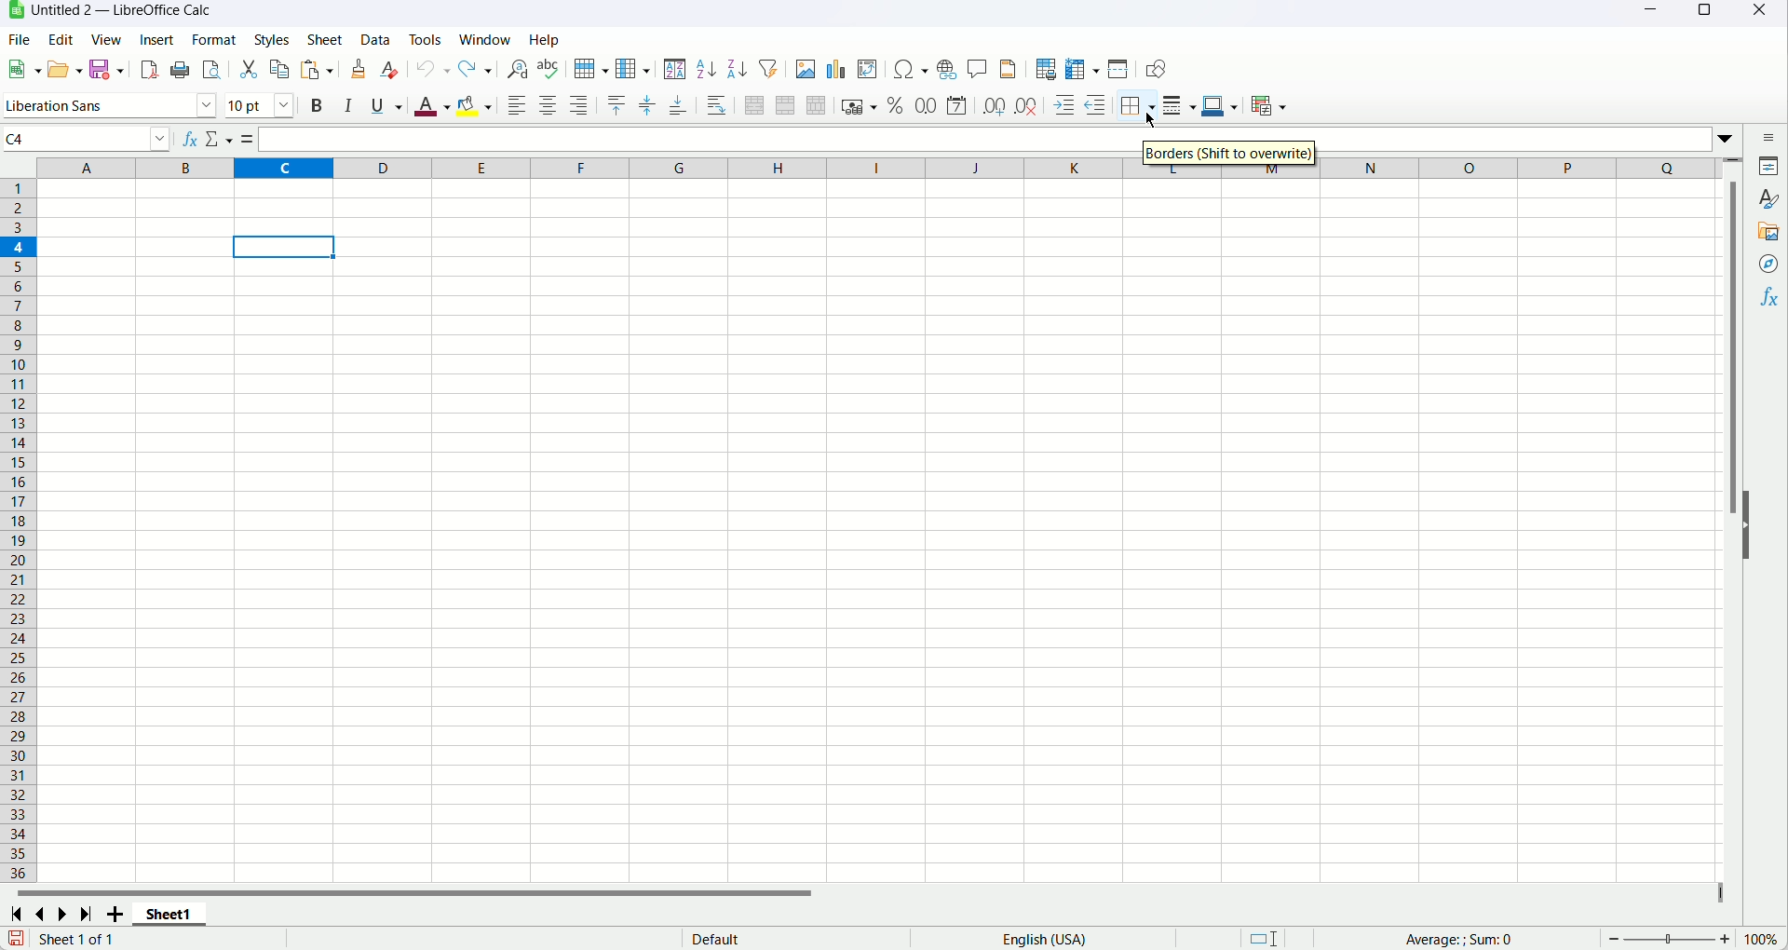  Describe the element at coordinates (105, 70) in the screenshot. I see `Save` at that location.